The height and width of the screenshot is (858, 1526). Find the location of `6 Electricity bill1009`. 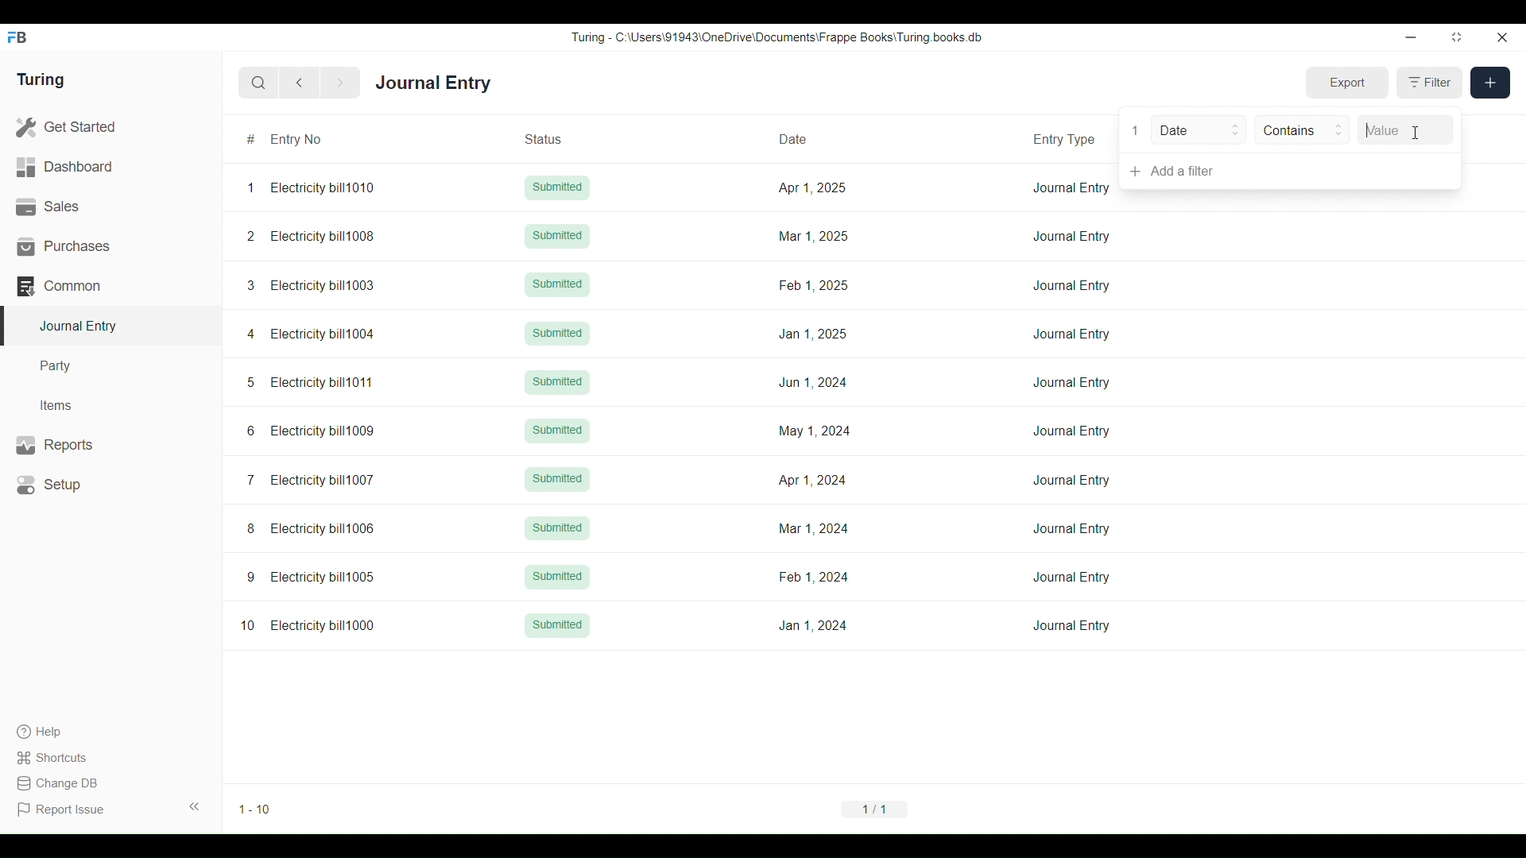

6 Electricity bill1009 is located at coordinates (311, 431).